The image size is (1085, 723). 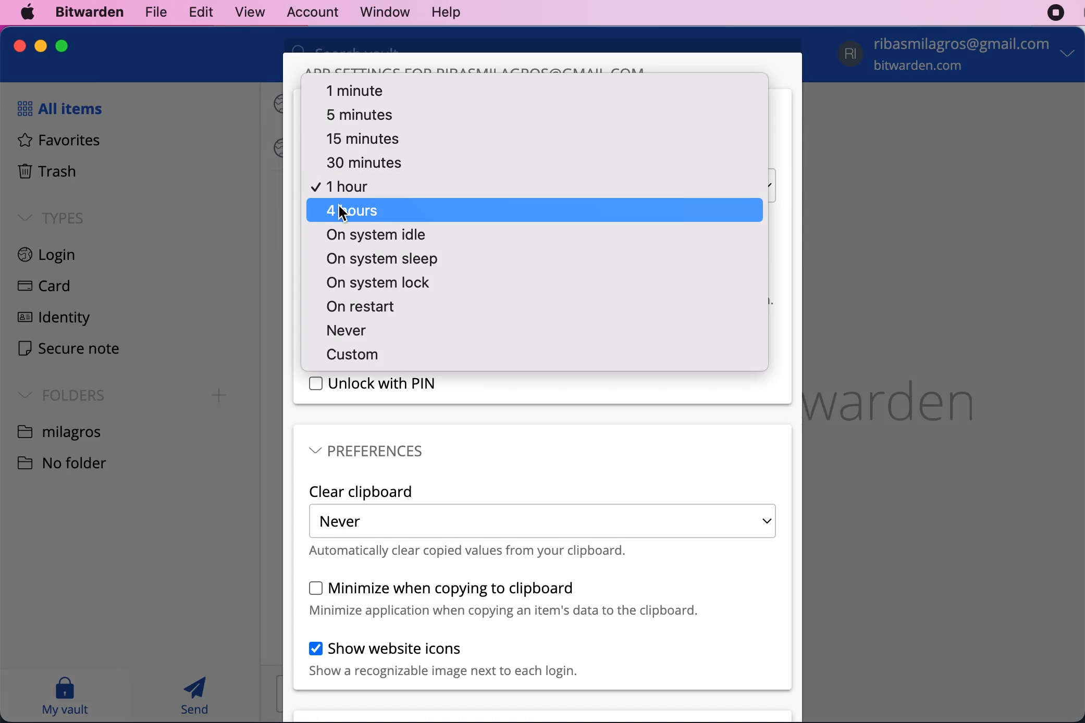 I want to click on folders, so click(x=58, y=394).